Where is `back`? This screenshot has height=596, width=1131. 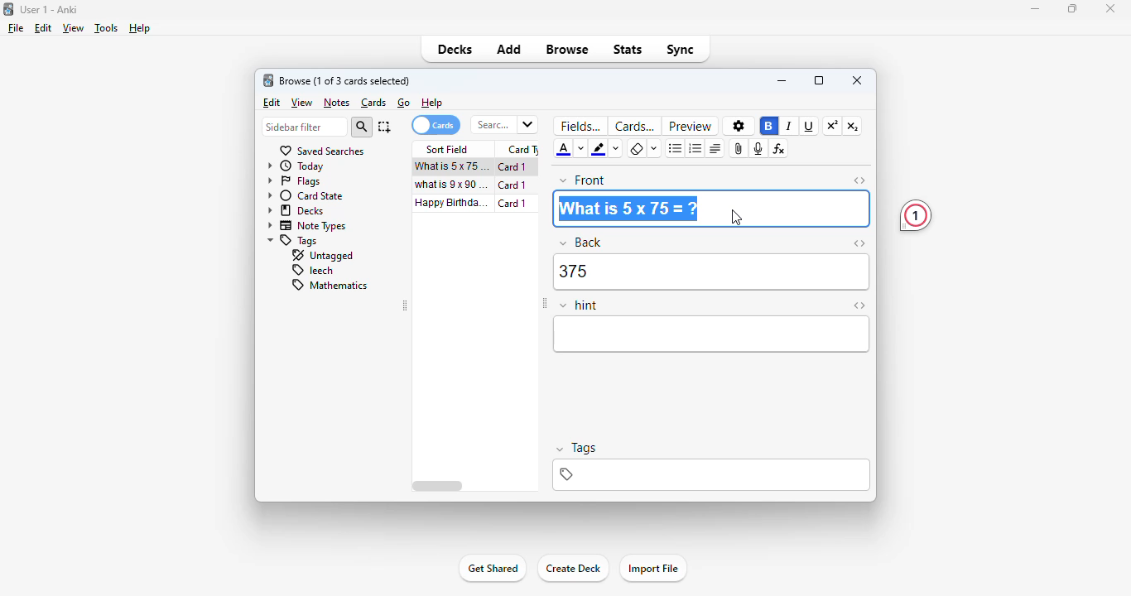 back is located at coordinates (581, 243).